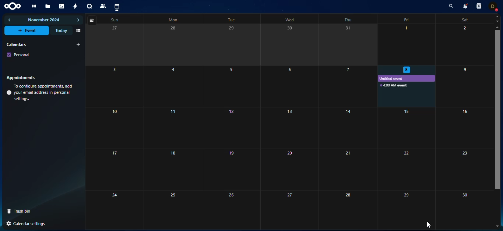 The image size is (503, 231). I want to click on add, so click(78, 45).